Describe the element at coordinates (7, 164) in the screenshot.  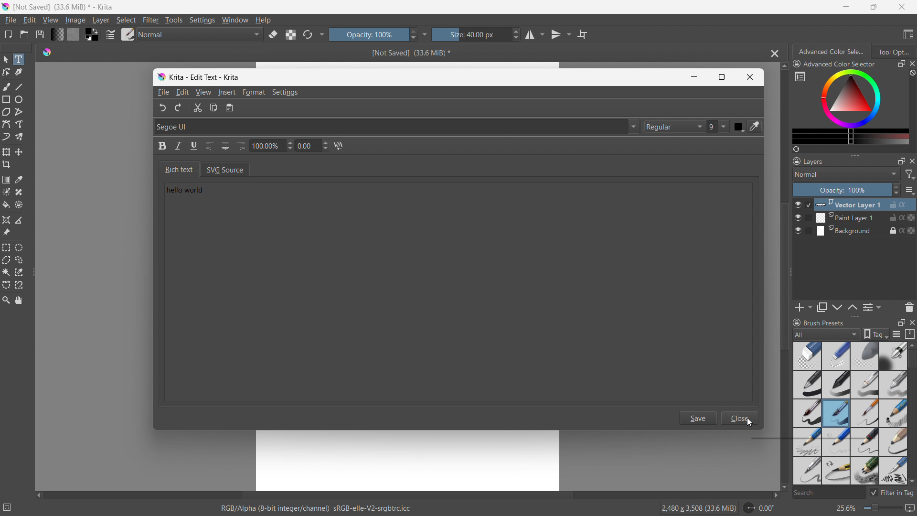
I see `crop the image to an area` at that location.